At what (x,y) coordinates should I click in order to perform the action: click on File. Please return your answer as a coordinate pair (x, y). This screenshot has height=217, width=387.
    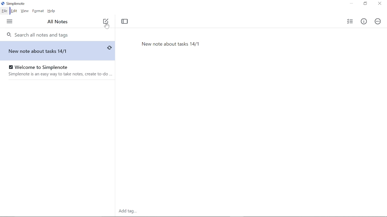
    Looking at the image, I should click on (4, 11).